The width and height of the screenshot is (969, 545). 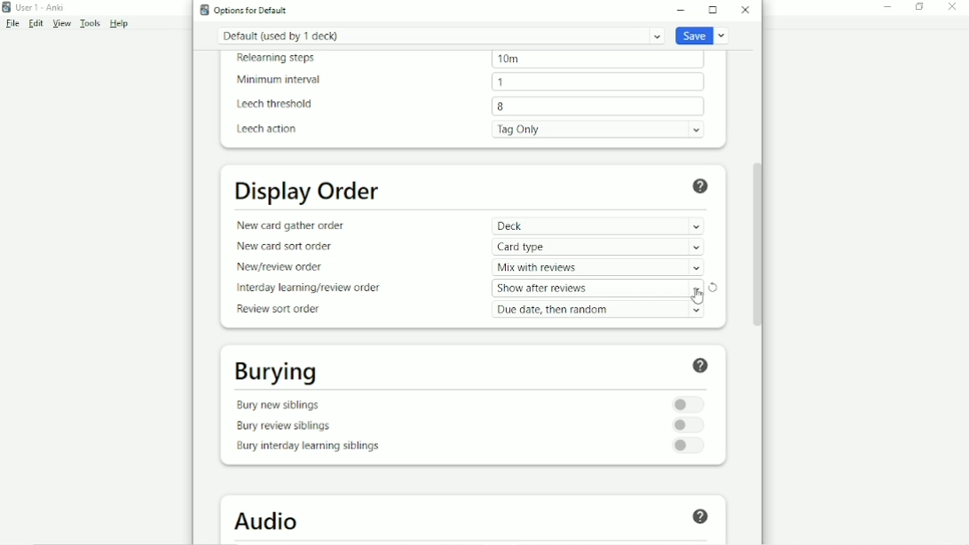 What do you see at coordinates (951, 8) in the screenshot?
I see `Close` at bounding box center [951, 8].